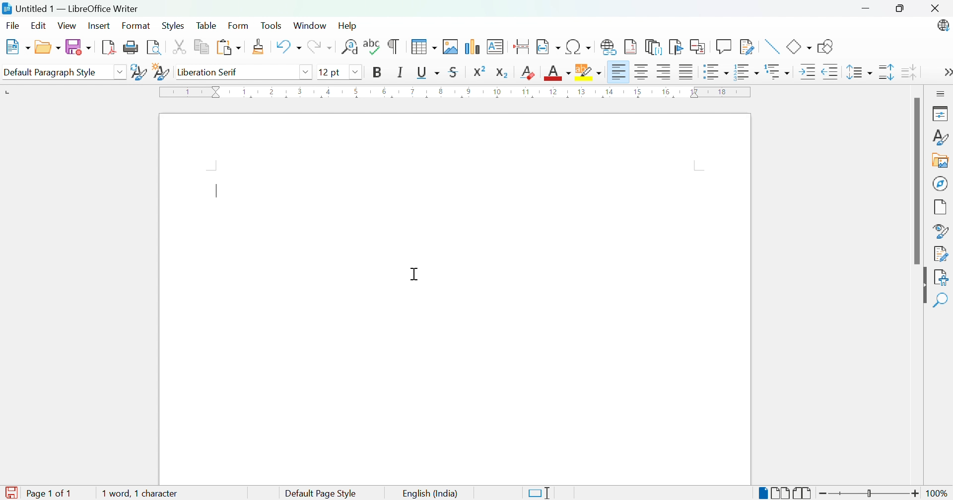  What do you see at coordinates (807, 72) in the screenshot?
I see `Increase indent` at bounding box center [807, 72].